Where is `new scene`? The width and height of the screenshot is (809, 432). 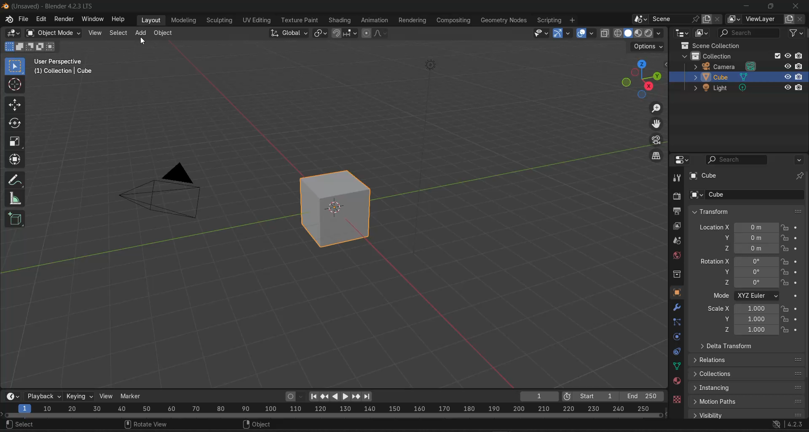
new scene is located at coordinates (706, 19).